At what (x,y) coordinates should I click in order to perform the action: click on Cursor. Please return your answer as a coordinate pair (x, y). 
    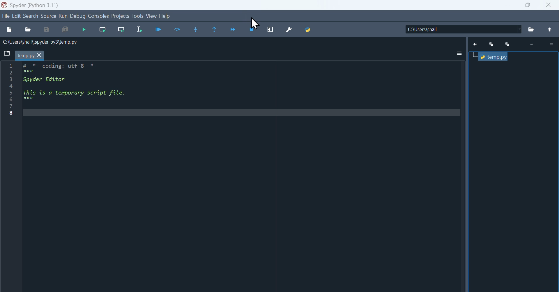
    Looking at the image, I should click on (255, 23).